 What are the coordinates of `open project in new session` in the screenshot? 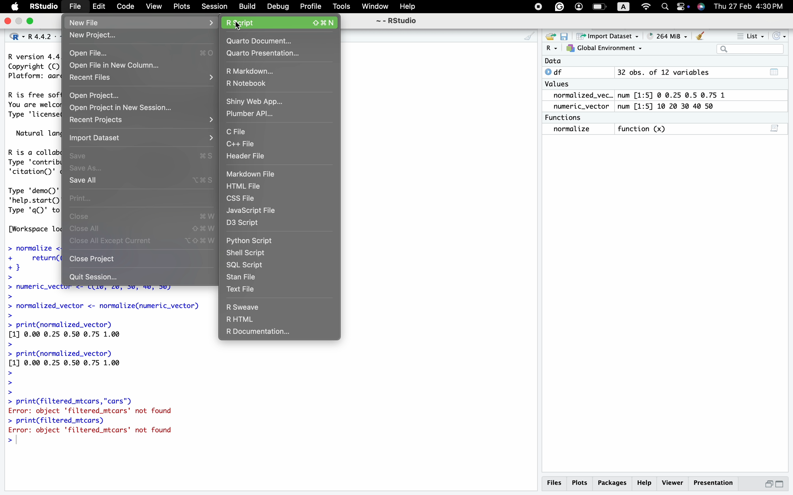 It's located at (142, 107).